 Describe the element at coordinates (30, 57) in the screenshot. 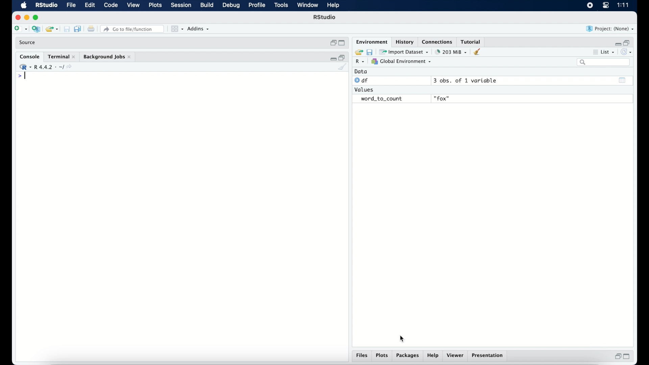

I see `console` at that location.